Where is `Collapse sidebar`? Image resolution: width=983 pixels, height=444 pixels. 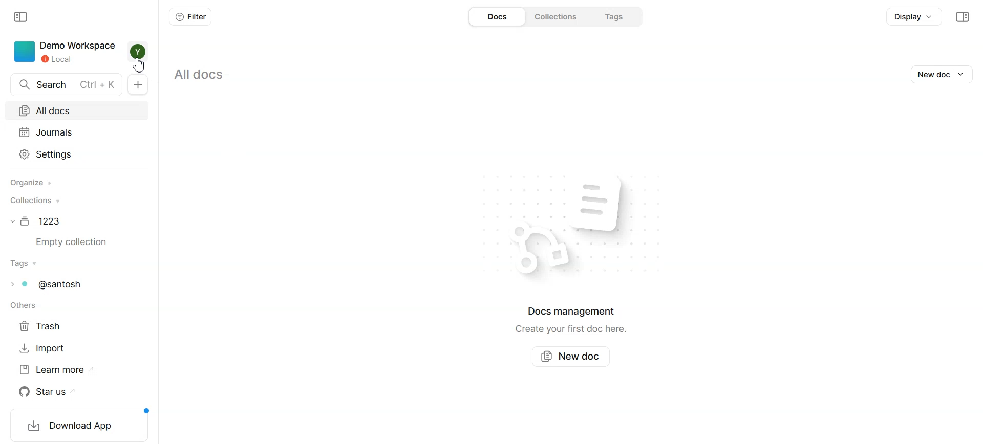
Collapse sidebar is located at coordinates (963, 17).